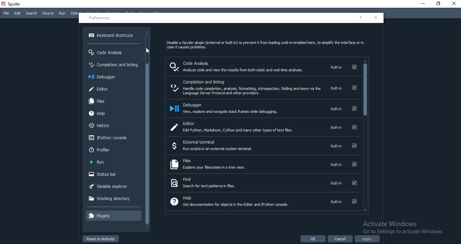  Describe the element at coordinates (62, 14) in the screenshot. I see `Run` at that location.